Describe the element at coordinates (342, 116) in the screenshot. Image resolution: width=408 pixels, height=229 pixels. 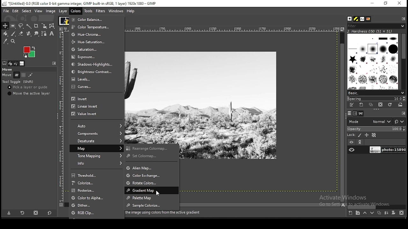
I see `scroll bar` at that location.